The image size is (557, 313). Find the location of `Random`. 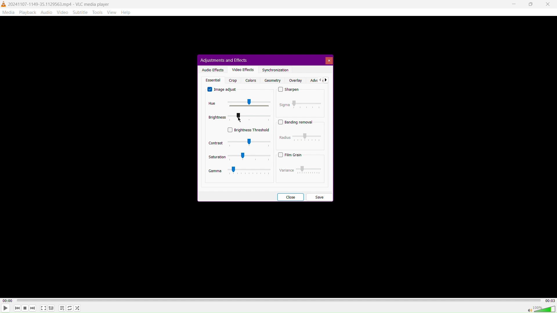

Random is located at coordinates (77, 308).